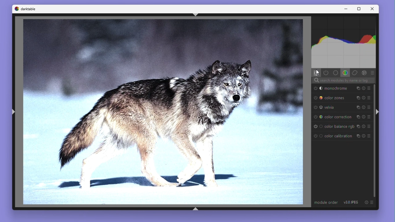 The width and height of the screenshot is (395, 222). I want to click on darktable logo, so click(25, 9).